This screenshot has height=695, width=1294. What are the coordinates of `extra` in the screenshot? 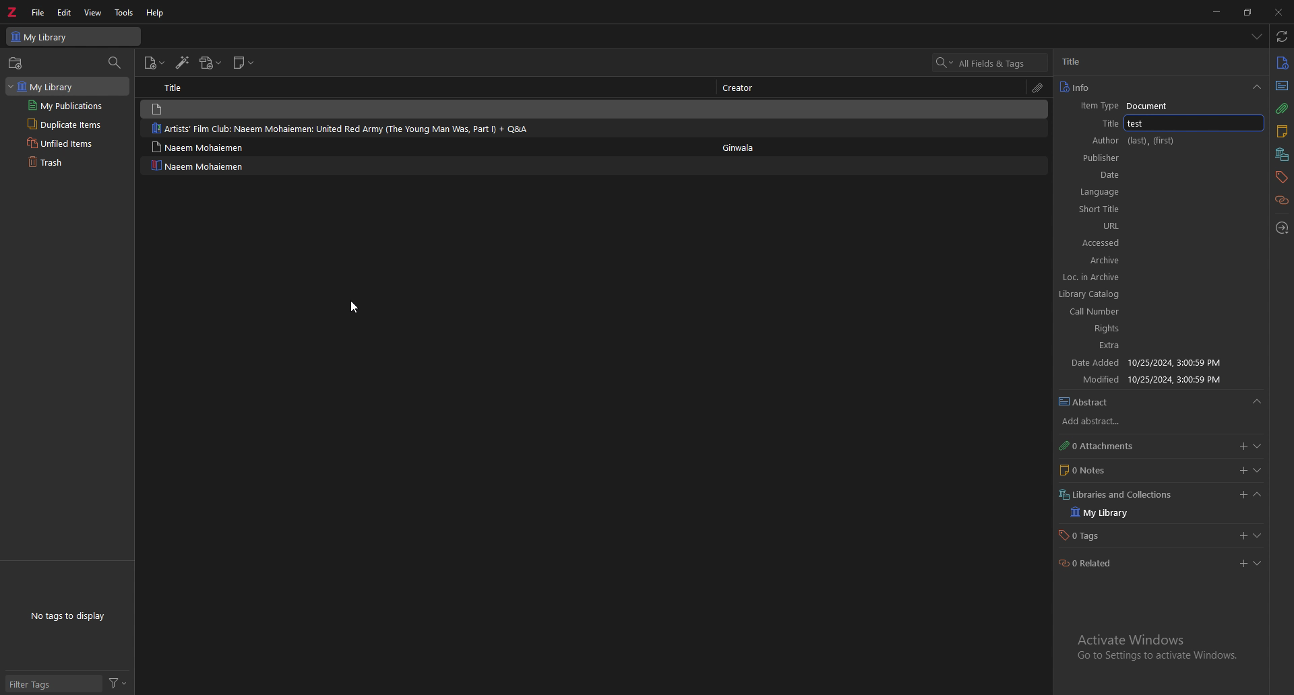 It's located at (1116, 494).